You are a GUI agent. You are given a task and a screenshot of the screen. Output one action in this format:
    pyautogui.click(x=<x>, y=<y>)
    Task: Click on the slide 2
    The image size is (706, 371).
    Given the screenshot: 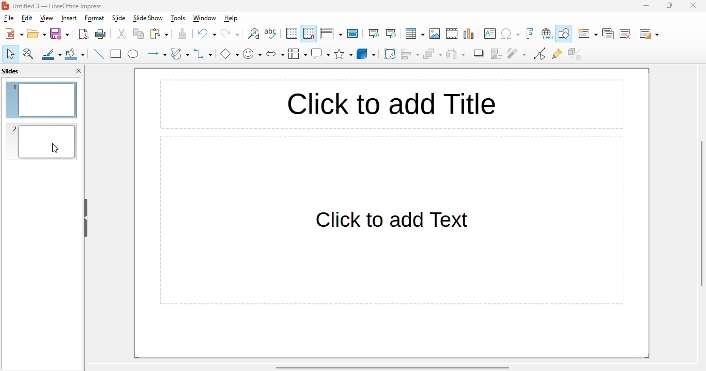 What is the action you would take?
    pyautogui.click(x=41, y=142)
    